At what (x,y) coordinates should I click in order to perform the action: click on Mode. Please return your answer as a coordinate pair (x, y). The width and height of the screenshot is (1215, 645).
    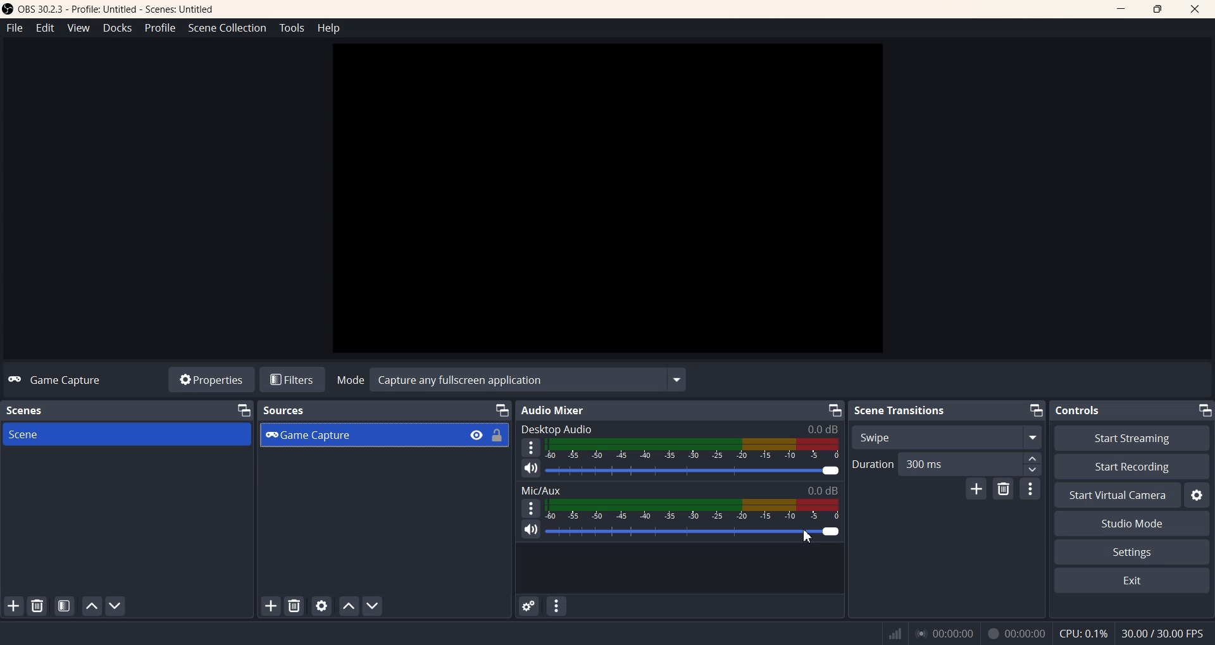
    Looking at the image, I should click on (349, 381).